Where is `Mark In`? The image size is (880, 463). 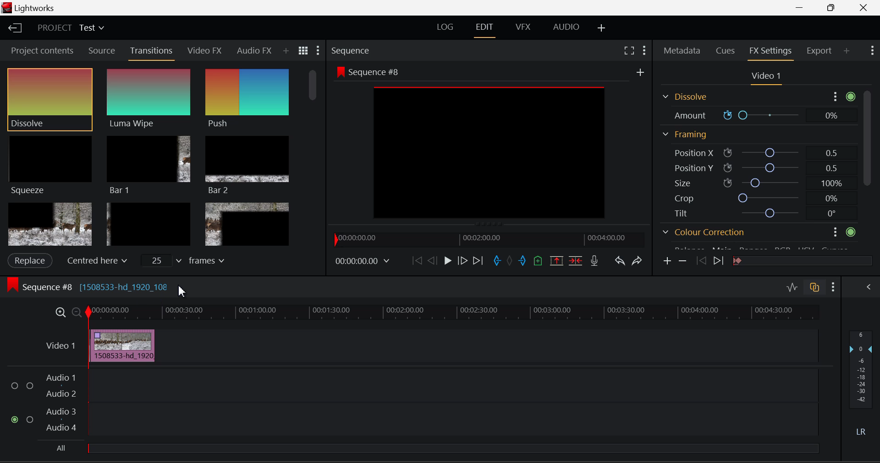
Mark In is located at coordinates (497, 262).